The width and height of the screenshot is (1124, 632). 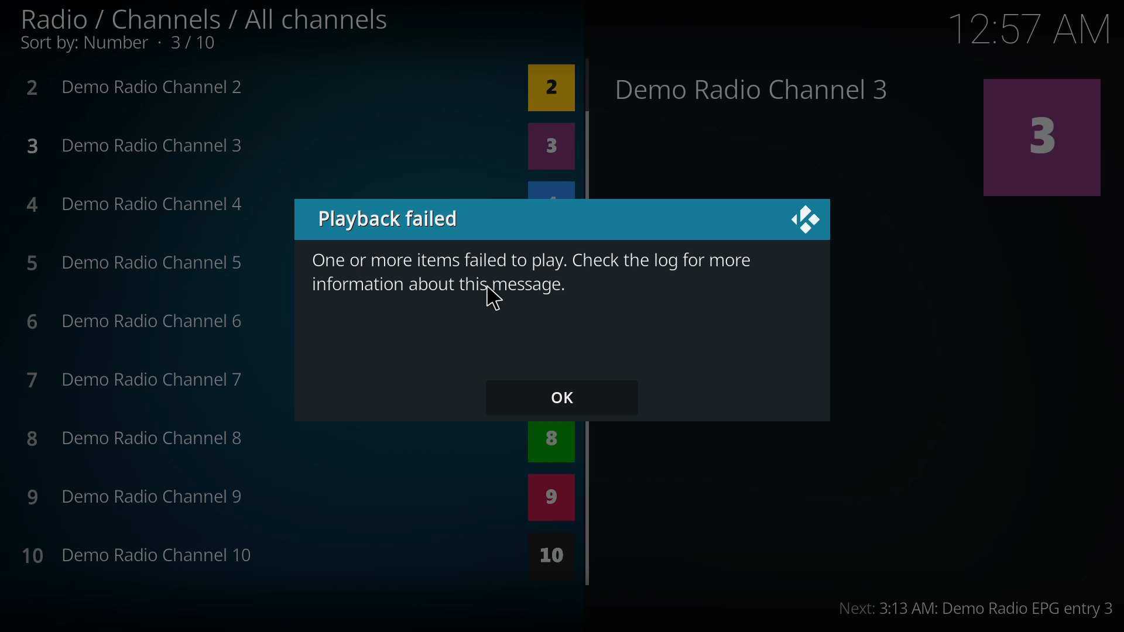 I want to click on 8 Demo Radio Channel 8, so click(x=136, y=439).